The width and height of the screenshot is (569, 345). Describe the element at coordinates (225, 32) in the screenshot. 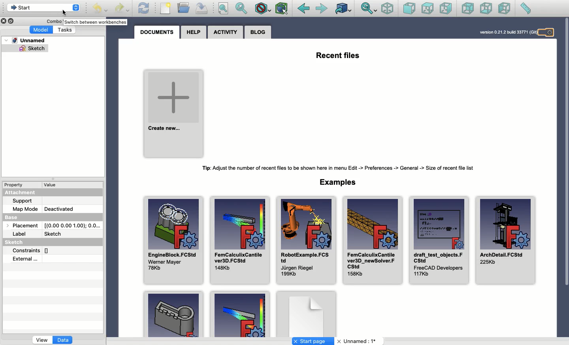

I see `Activity ` at that location.